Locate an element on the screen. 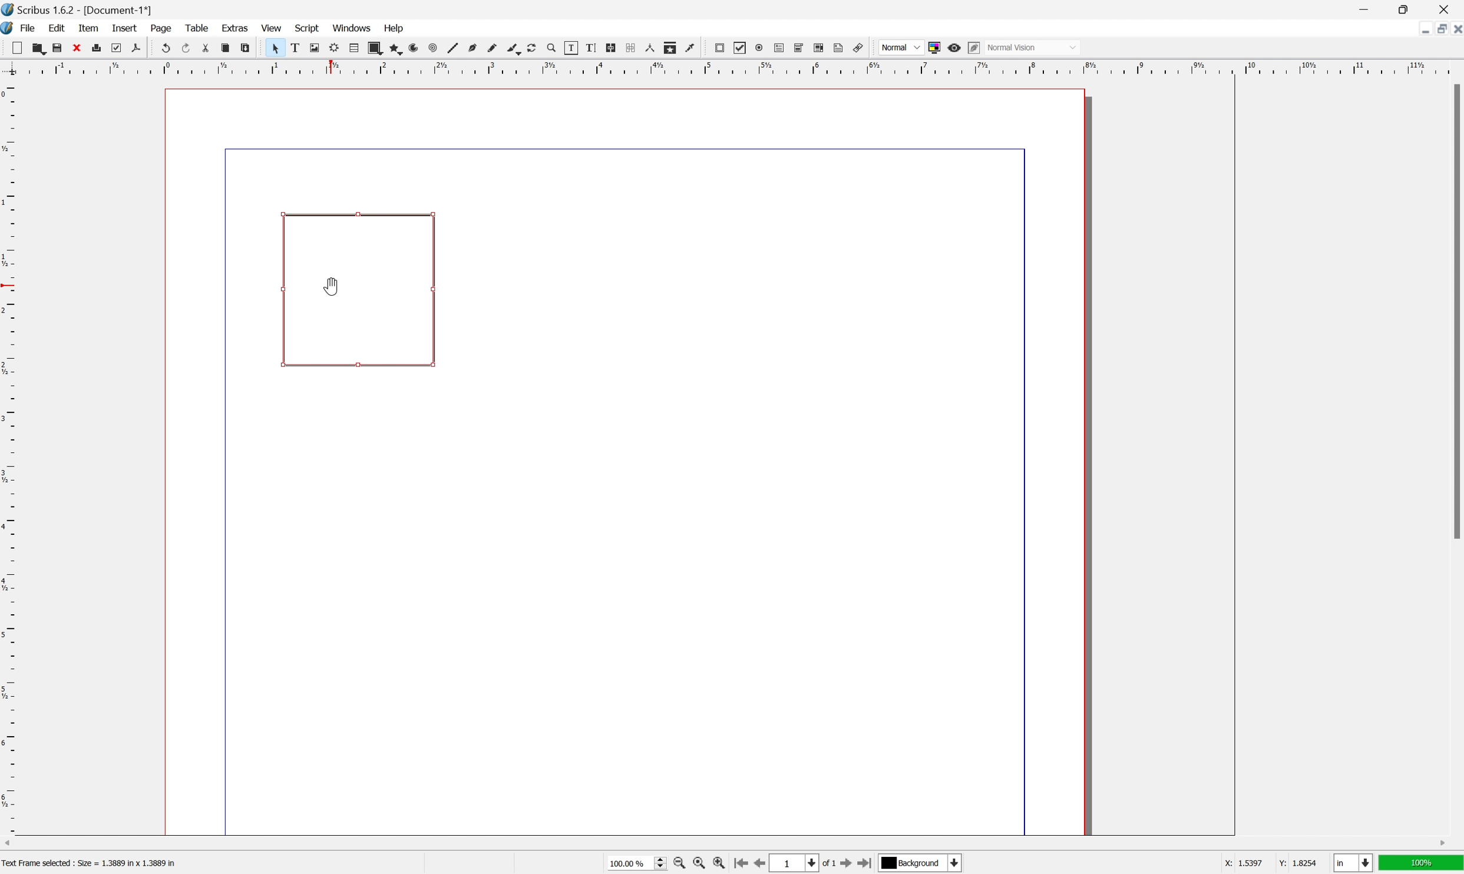  pdf checkbox is located at coordinates (741, 48).